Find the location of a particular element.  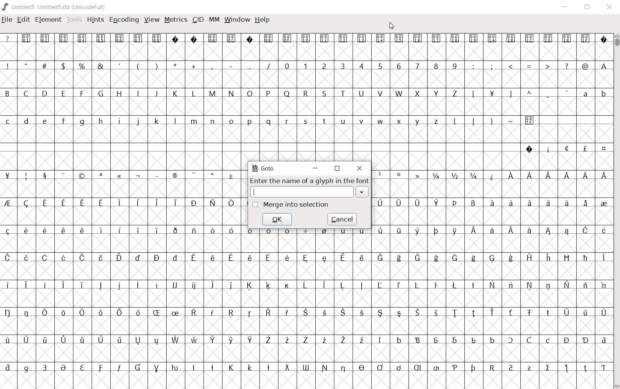

Symbol is located at coordinates (529, 39).